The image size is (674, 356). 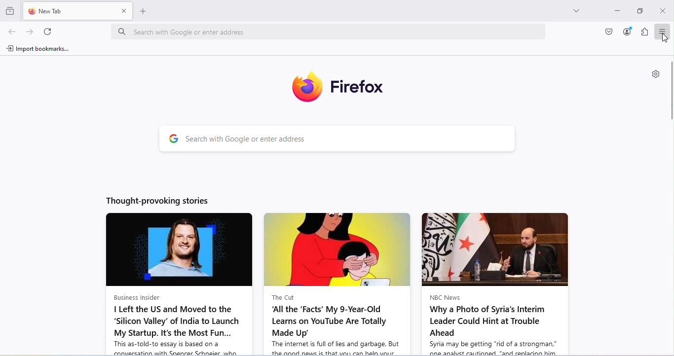 I want to click on View recent browsing across windows and devices, so click(x=11, y=9).